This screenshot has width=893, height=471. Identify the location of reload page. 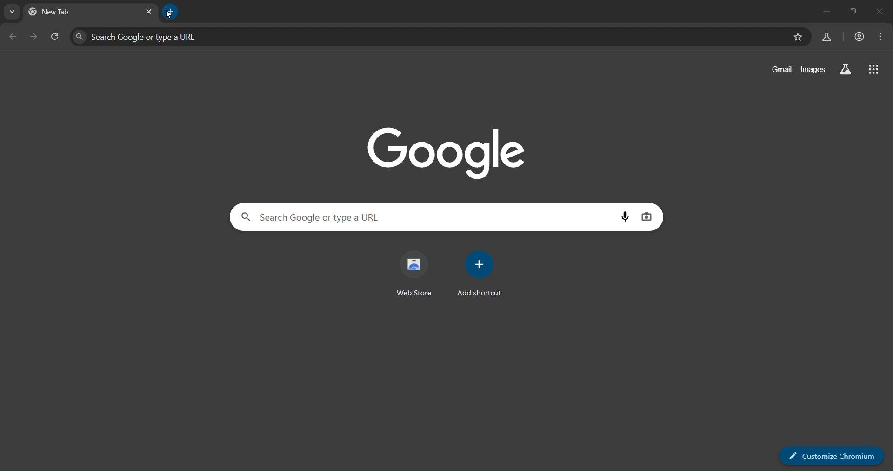
(57, 37).